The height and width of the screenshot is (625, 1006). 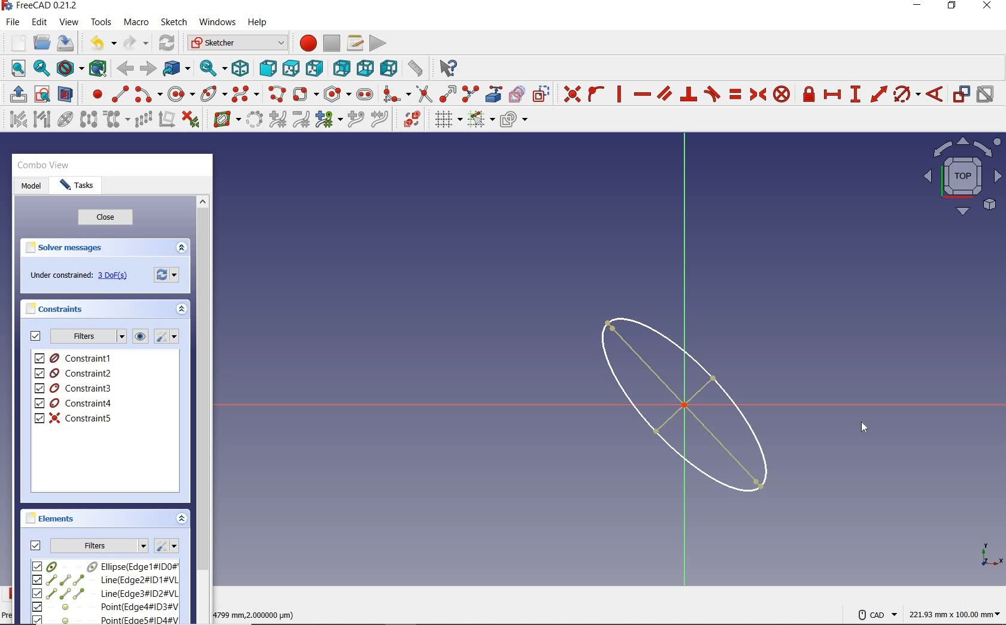 What do you see at coordinates (354, 42) in the screenshot?
I see `macros` at bounding box center [354, 42].